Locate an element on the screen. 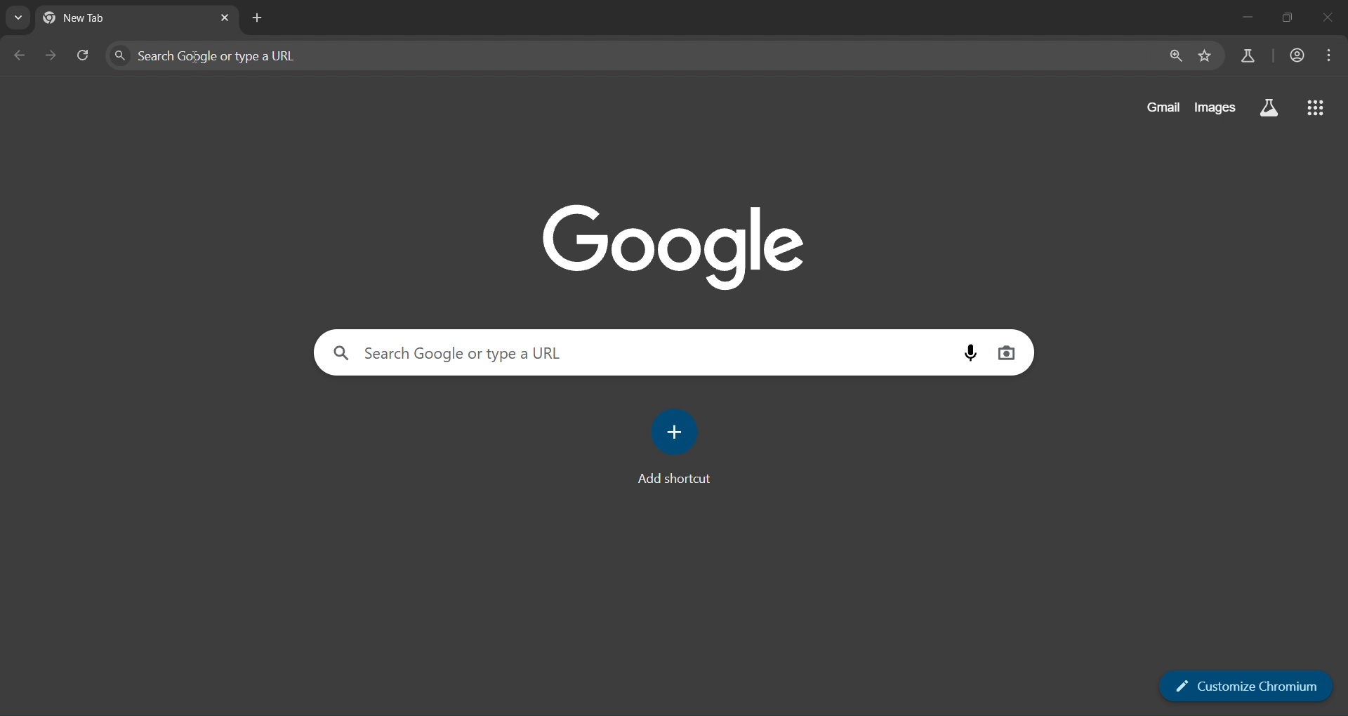  images is located at coordinates (1215, 107).